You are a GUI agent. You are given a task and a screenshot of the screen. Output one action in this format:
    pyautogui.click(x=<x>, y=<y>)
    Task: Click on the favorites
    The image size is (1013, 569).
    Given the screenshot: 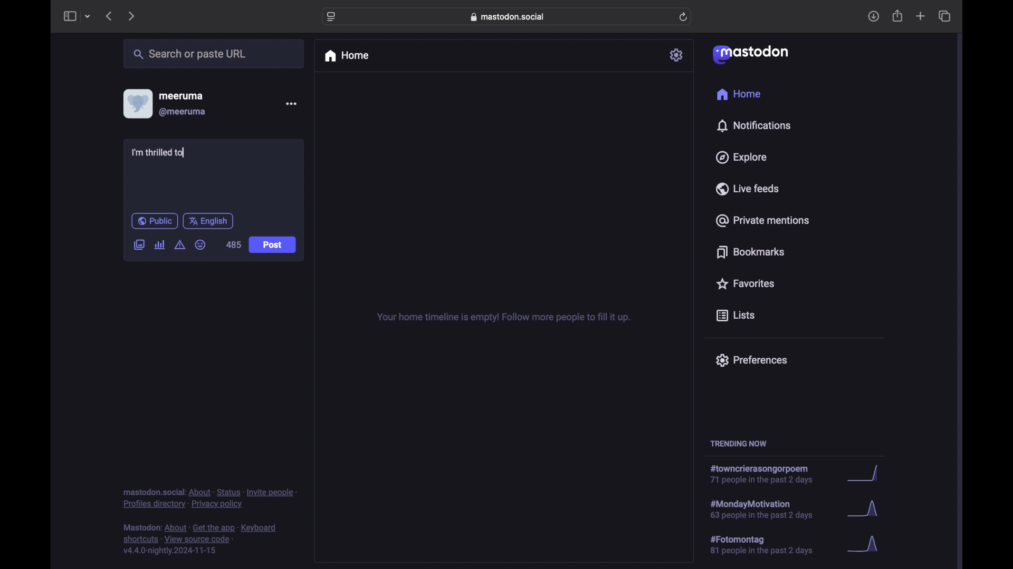 What is the action you would take?
    pyautogui.click(x=745, y=283)
    